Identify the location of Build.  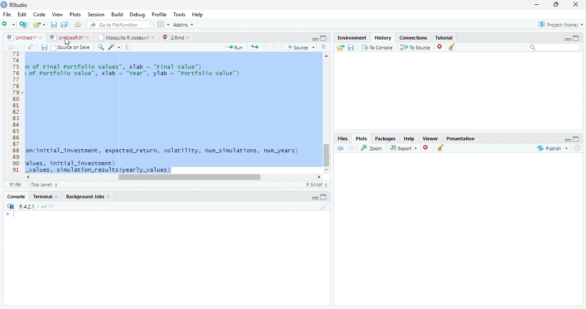
(117, 15).